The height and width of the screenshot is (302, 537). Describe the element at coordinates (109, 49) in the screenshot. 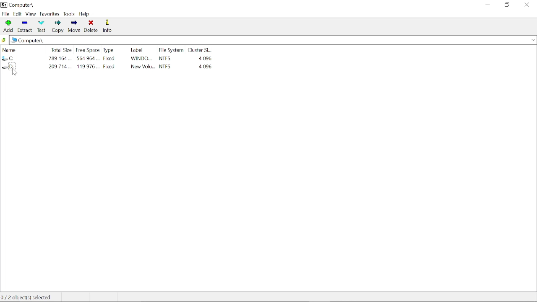

I see `type` at that location.